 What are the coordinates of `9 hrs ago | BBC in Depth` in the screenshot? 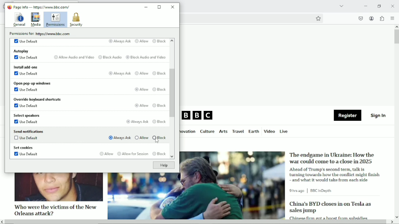 It's located at (312, 191).